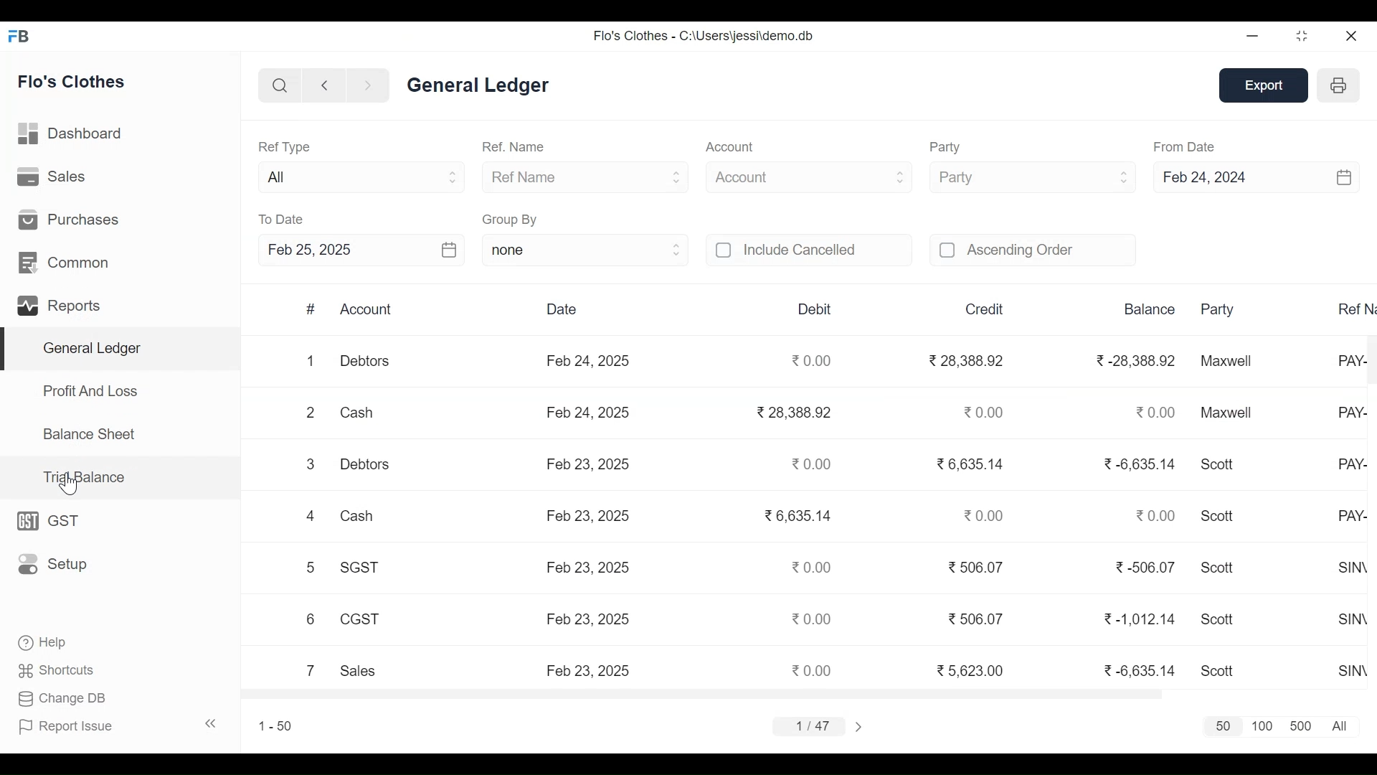 Image resolution: width=1377 pixels, height=775 pixels. What do you see at coordinates (364, 360) in the screenshot?
I see `Debtors` at bounding box center [364, 360].